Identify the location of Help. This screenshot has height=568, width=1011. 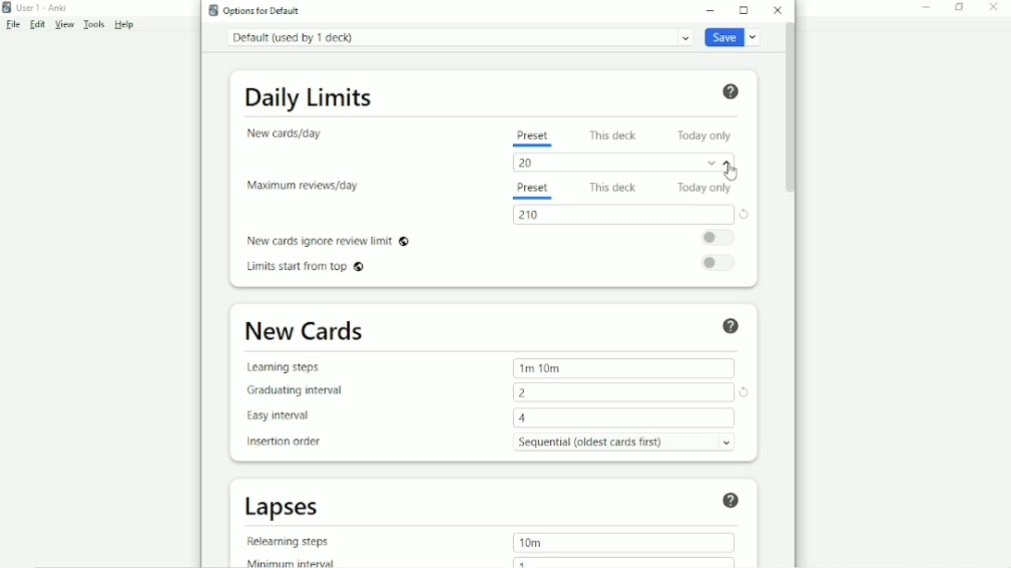
(733, 326).